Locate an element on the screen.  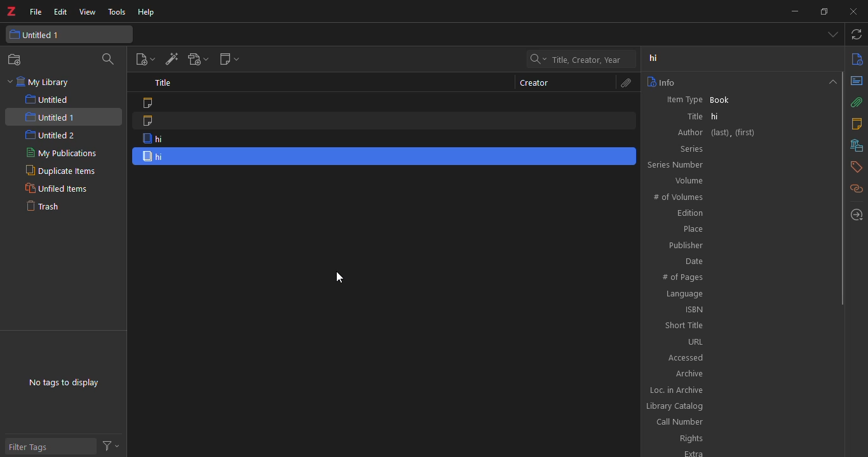
duplicated item is located at coordinates (162, 156).